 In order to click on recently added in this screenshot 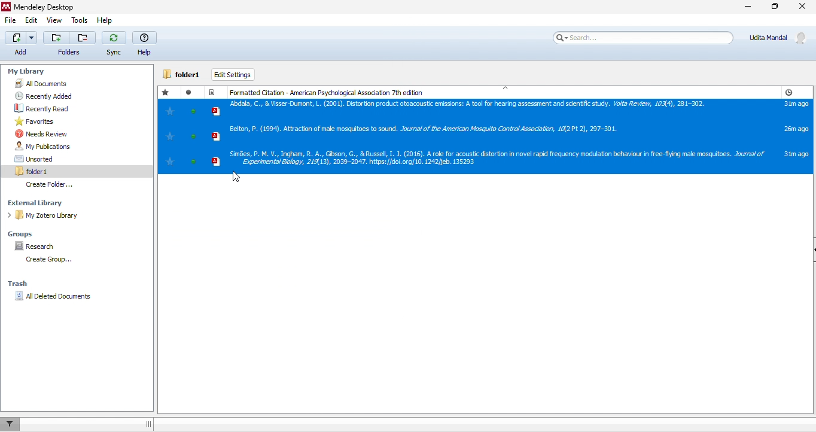, I will do `click(39, 96)`.